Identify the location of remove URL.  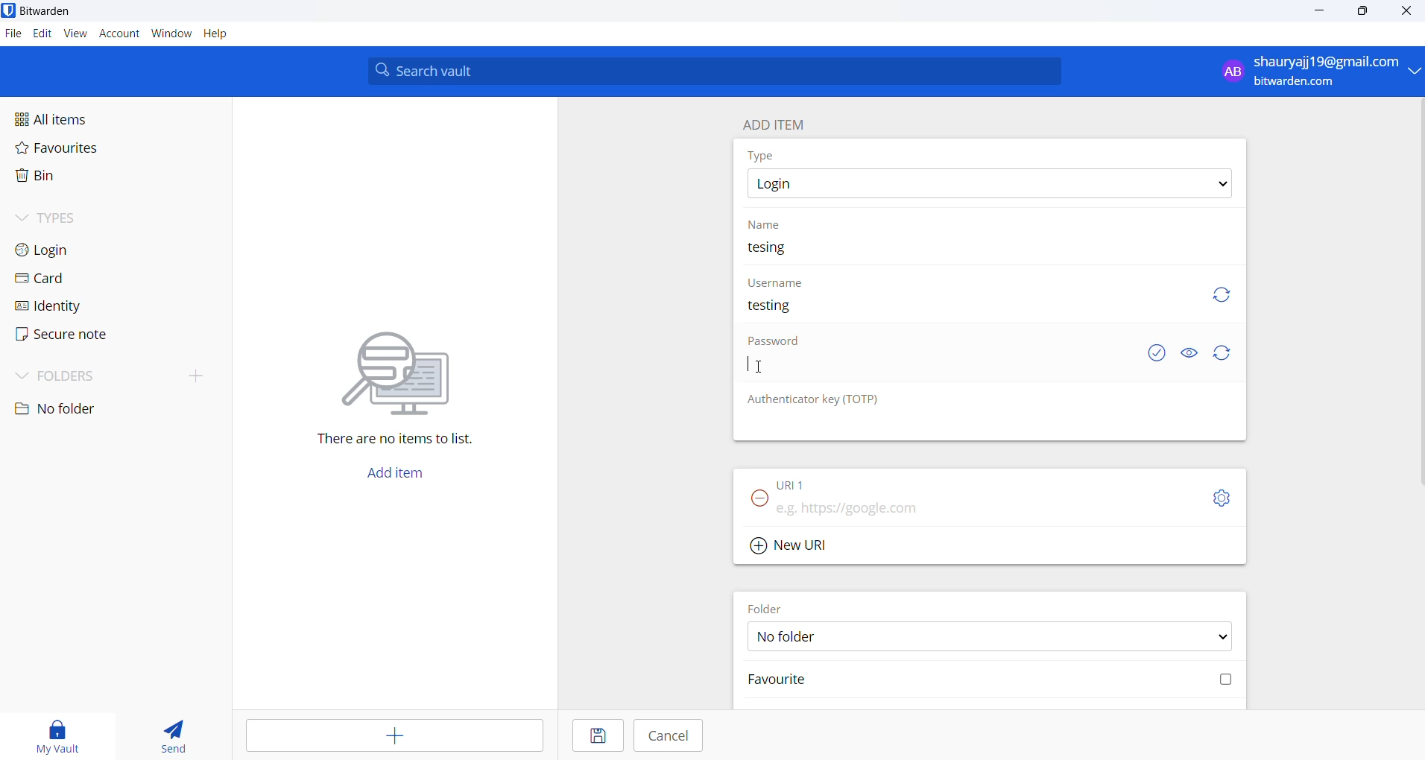
(760, 503).